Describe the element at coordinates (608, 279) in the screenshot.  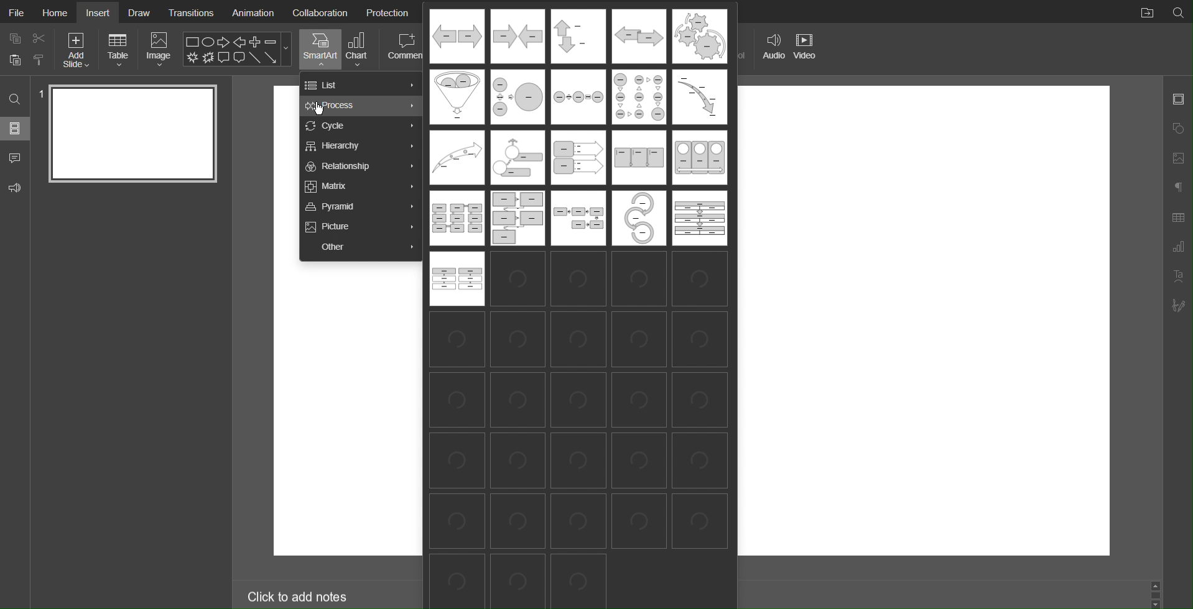
I see `process templates loading` at that location.